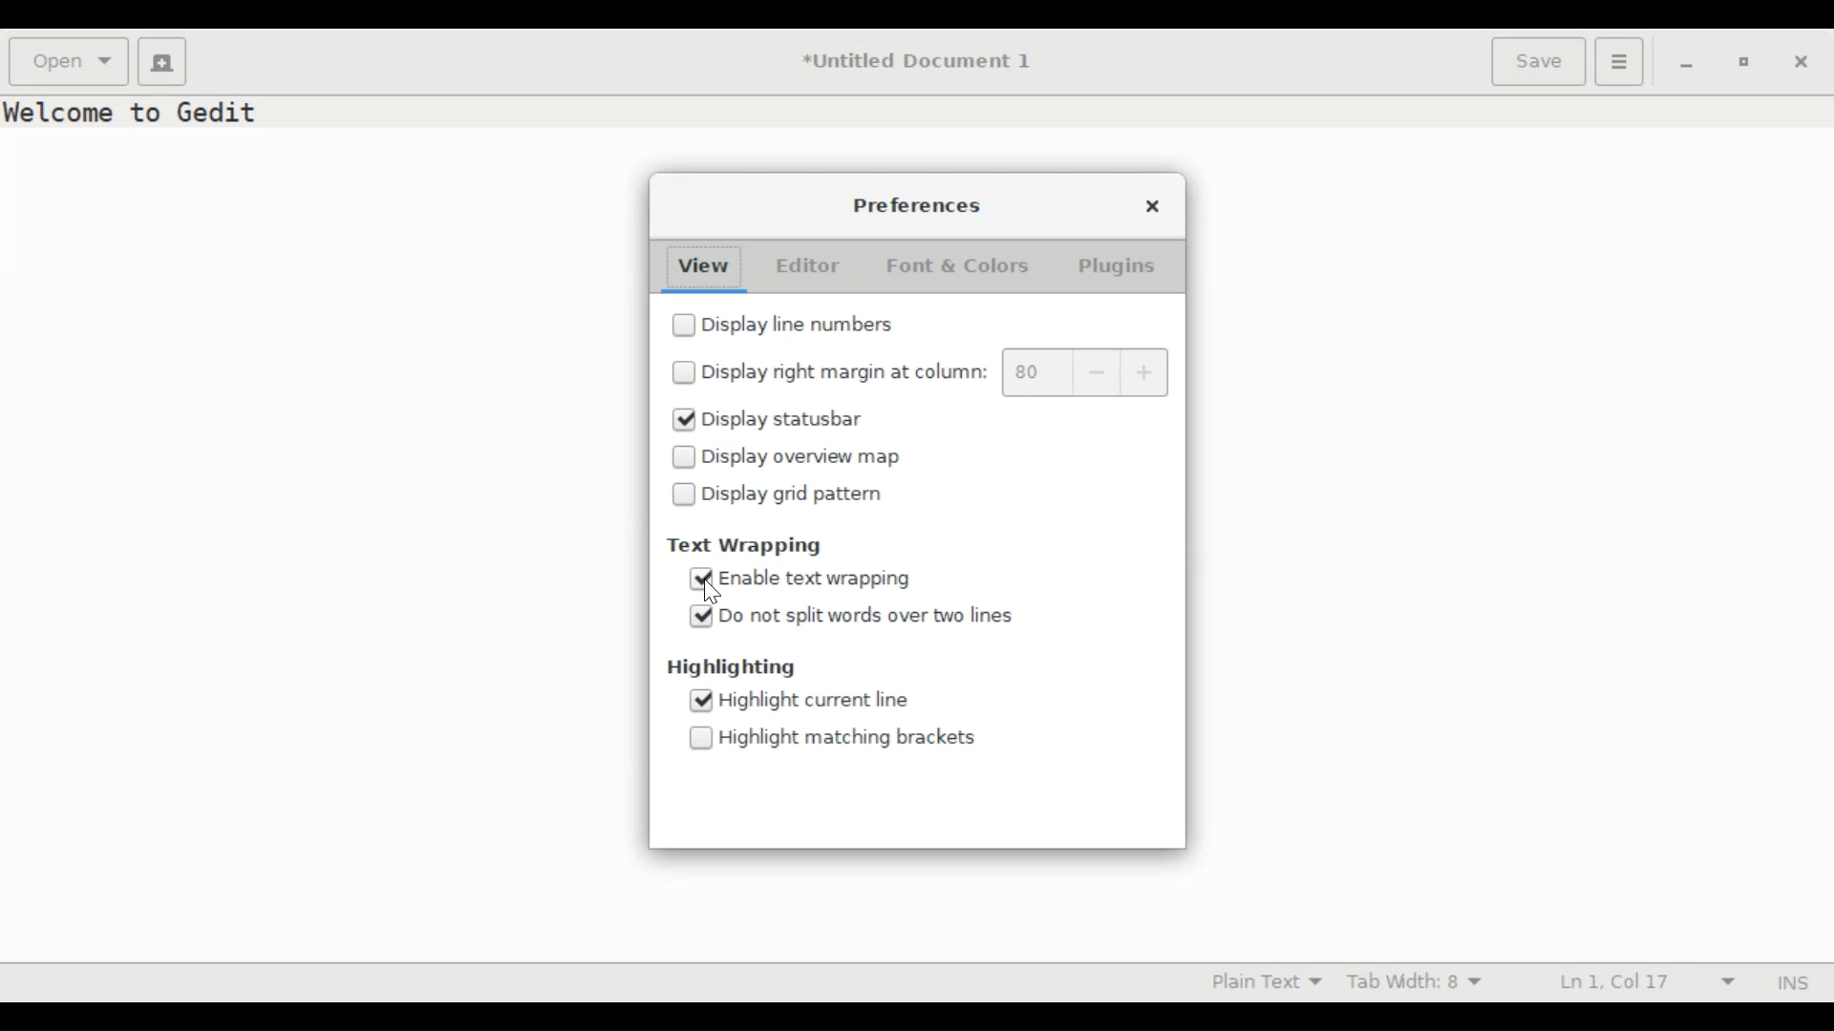 The height and width of the screenshot is (1031, 1834). I want to click on Display grid pattern, so click(793, 497).